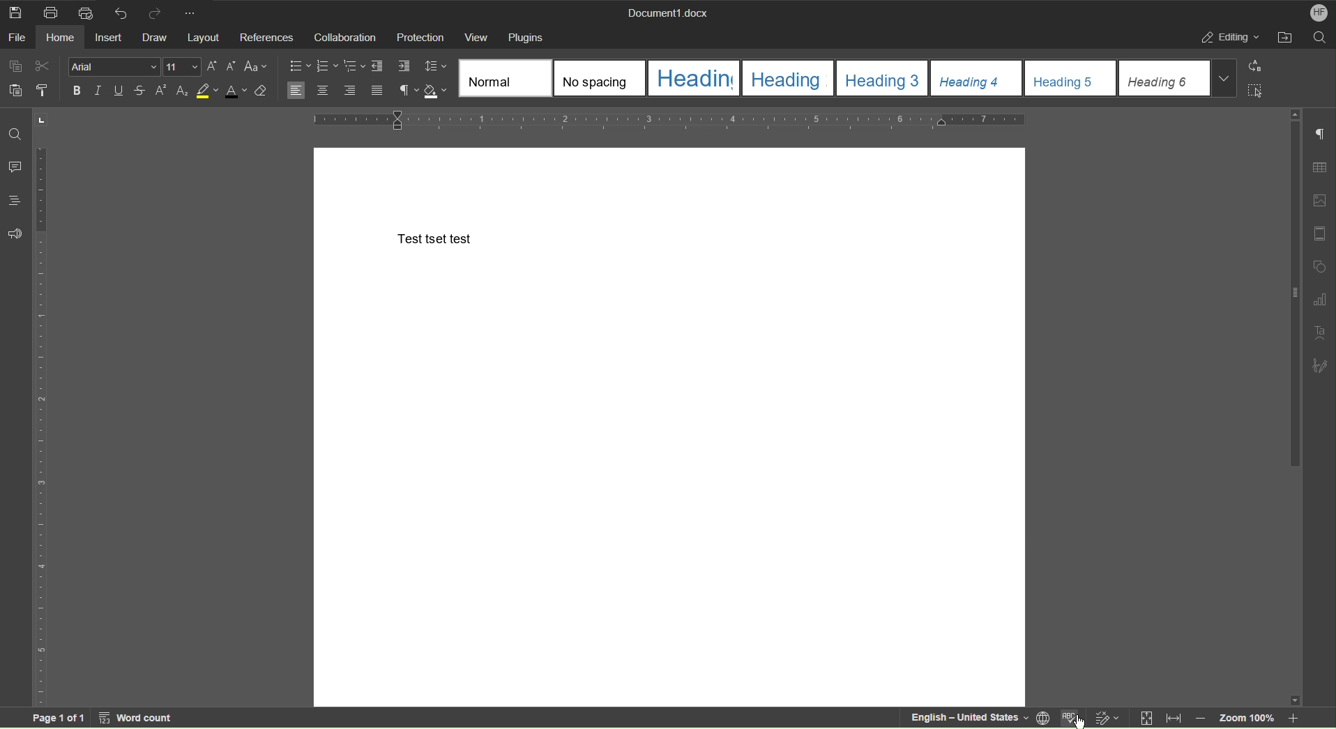  Describe the element at coordinates (1319, 169) in the screenshot. I see `Table` at that location.